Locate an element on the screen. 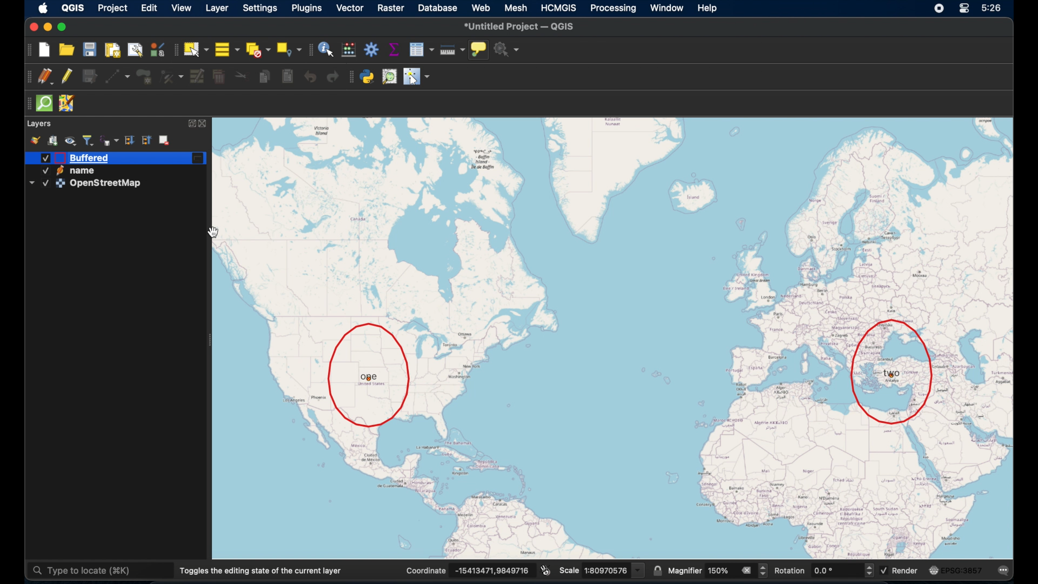  python console is located at coordinates (368, 76).